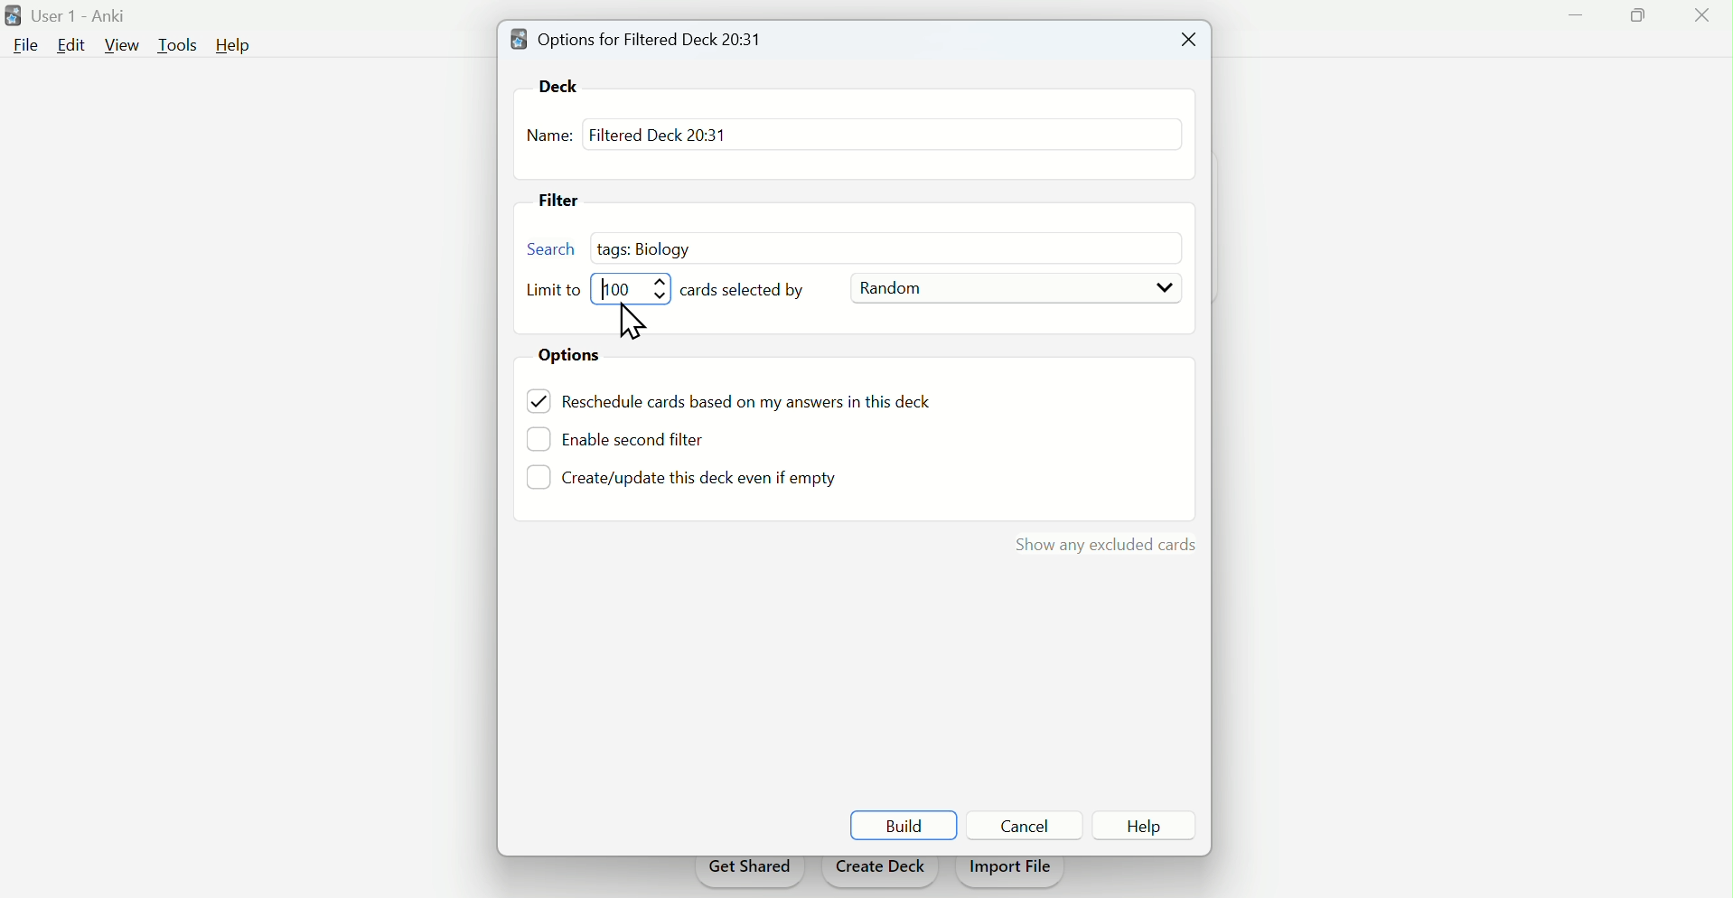  I want to click on Close, so click(1698, 19).